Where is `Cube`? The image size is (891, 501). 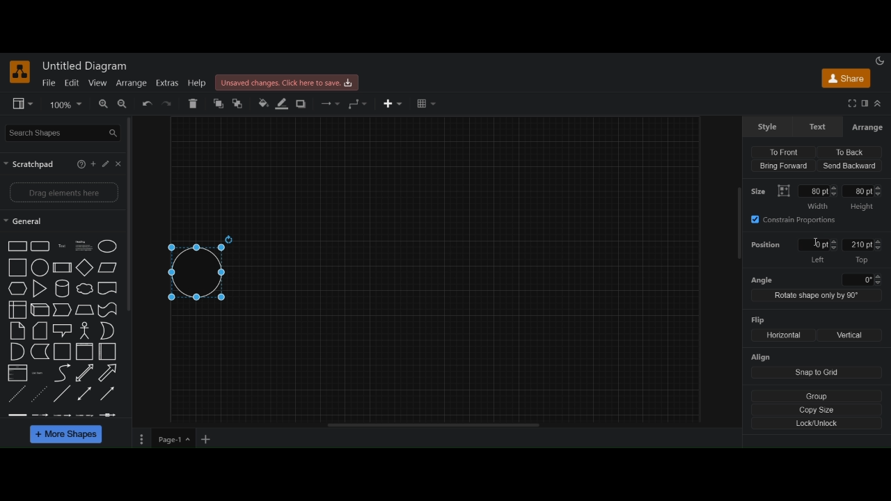 Cube is located at coordinates (62, 267).